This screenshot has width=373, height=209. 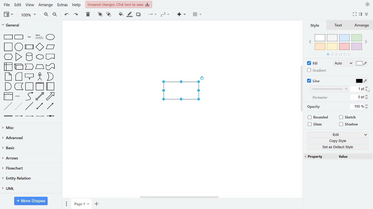 What do you see at coordinates (367, 98) in the screenshot?
I see `decrease perimeter` at bounding box center [367, 98].